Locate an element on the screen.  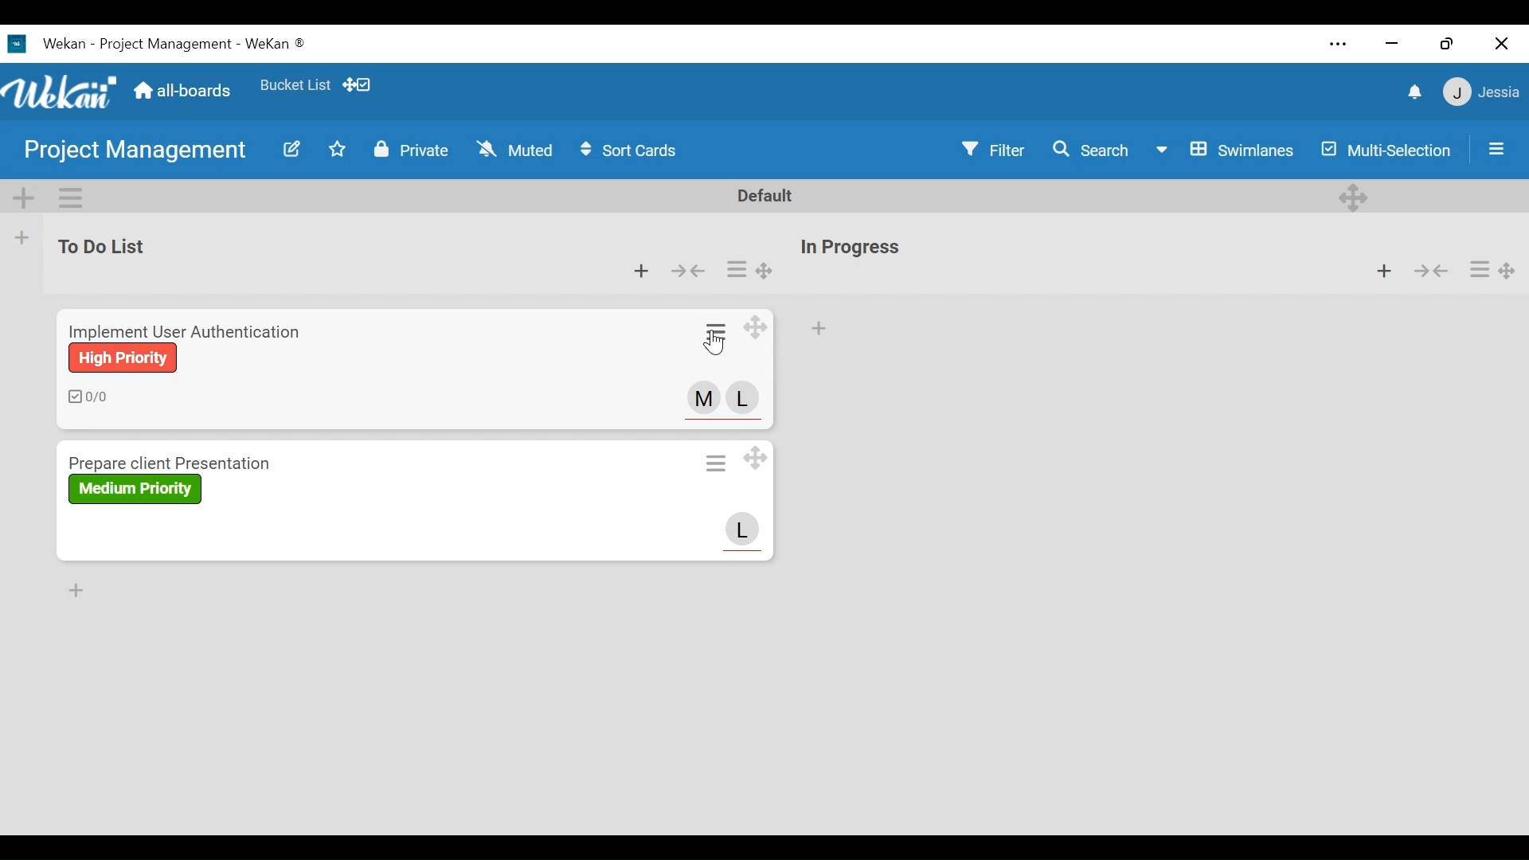
Desktop drag handles is located at coordinates (1353, 197).